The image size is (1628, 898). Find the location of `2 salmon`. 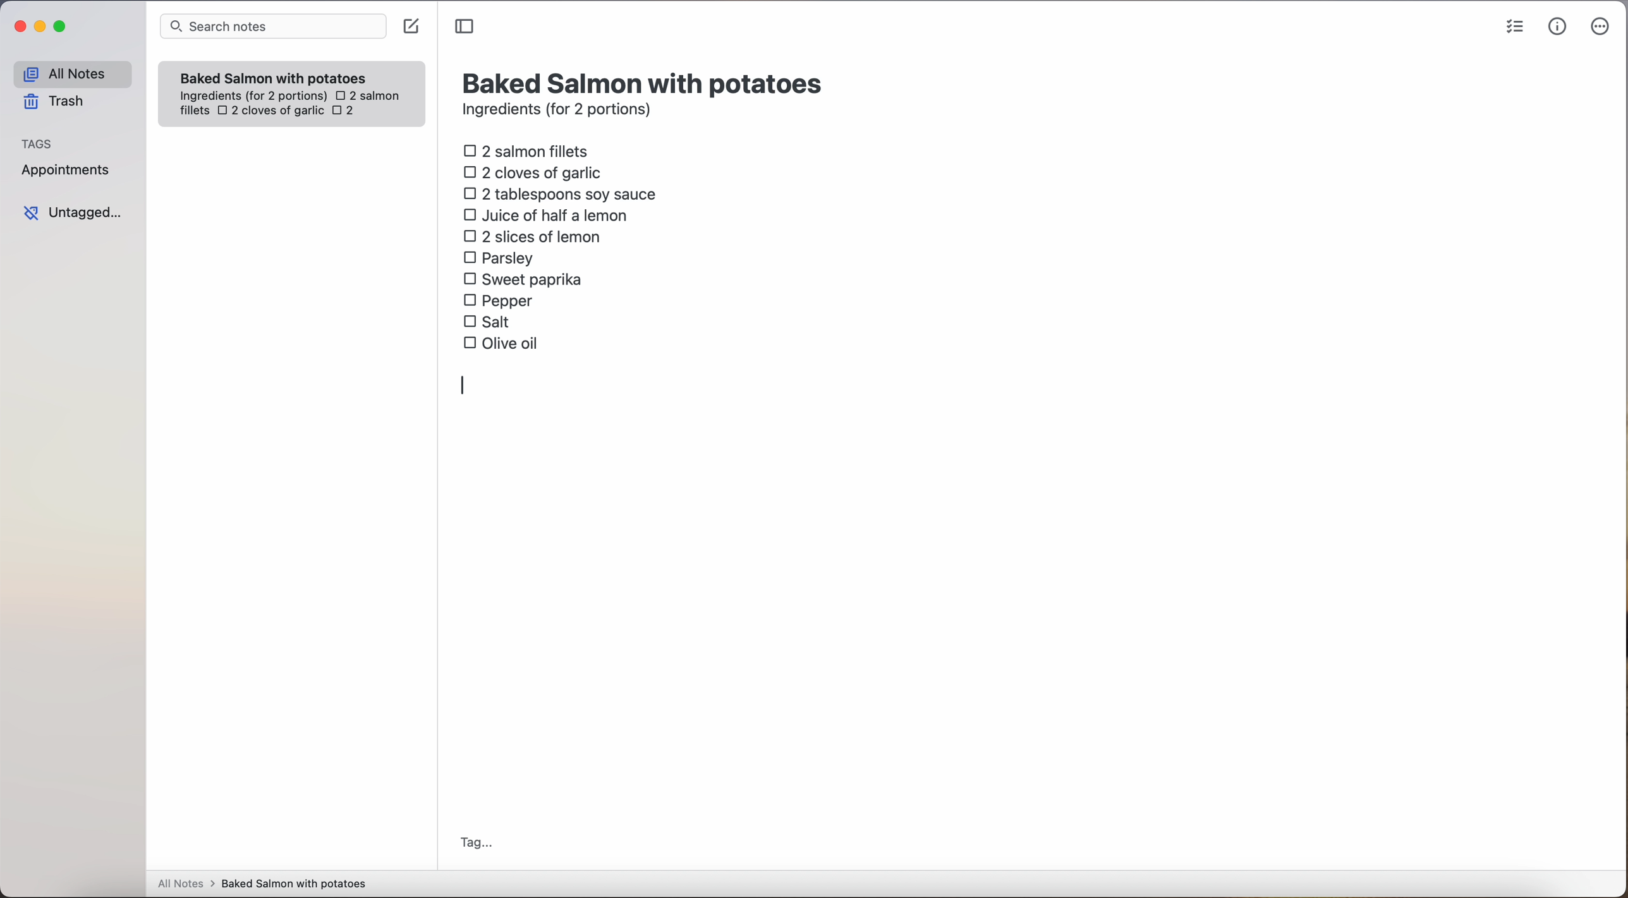

2 salmon is located at coordinates (366, 94).